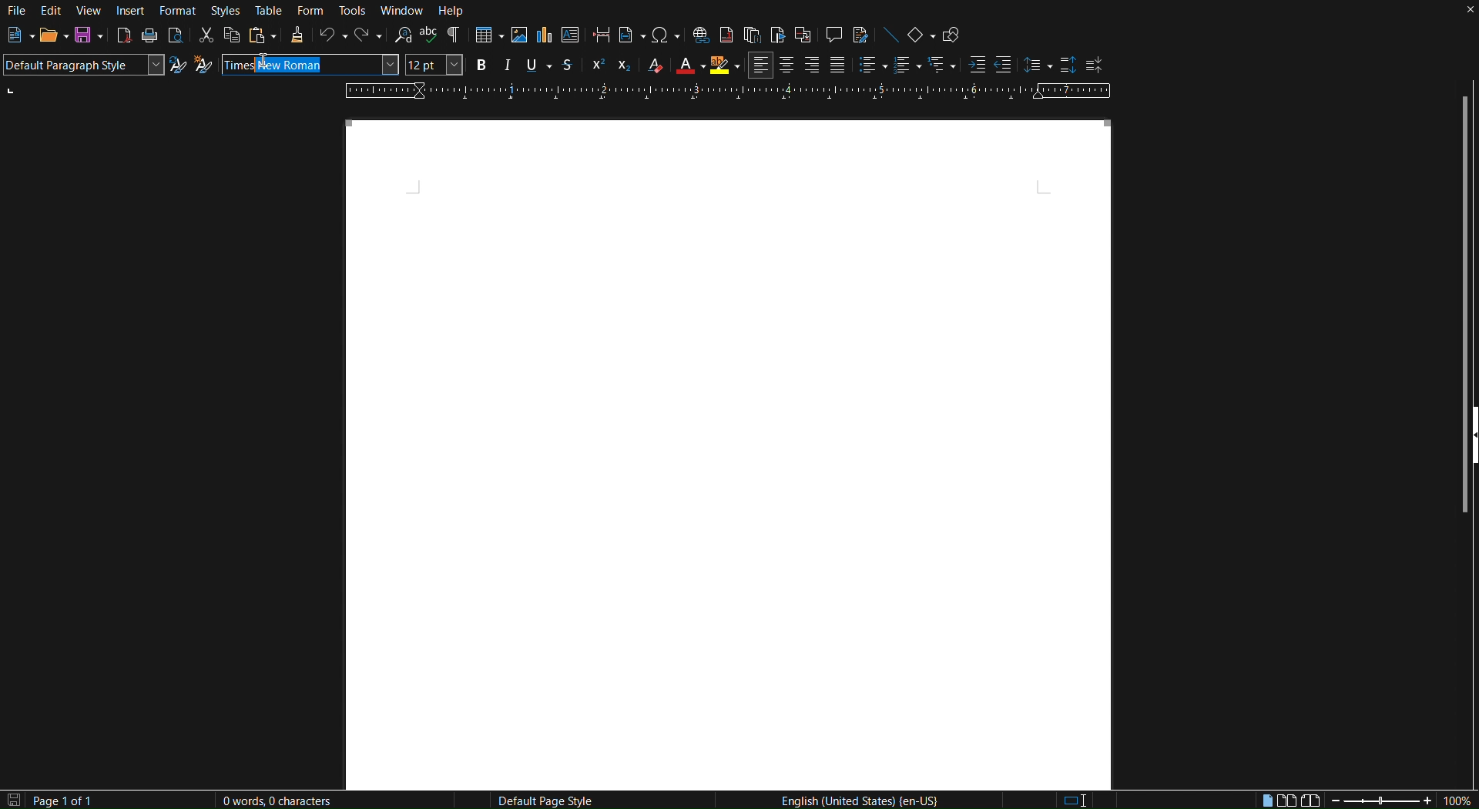 This screenshot has height=809, width=1479. What do you see at coordinates (837, 66) in the screenshot?
I see `Justify` at bounding box center [837, 66].